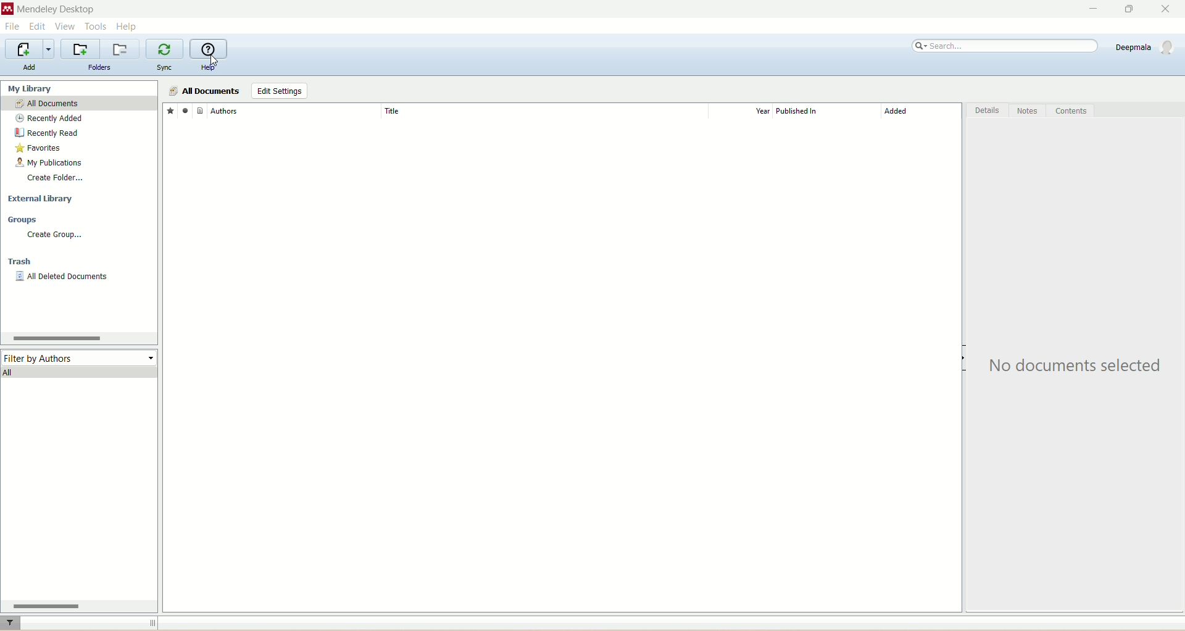  Describe the element at coordinates (80, 358) in the screenshot. I see `filter by authors` at that location.